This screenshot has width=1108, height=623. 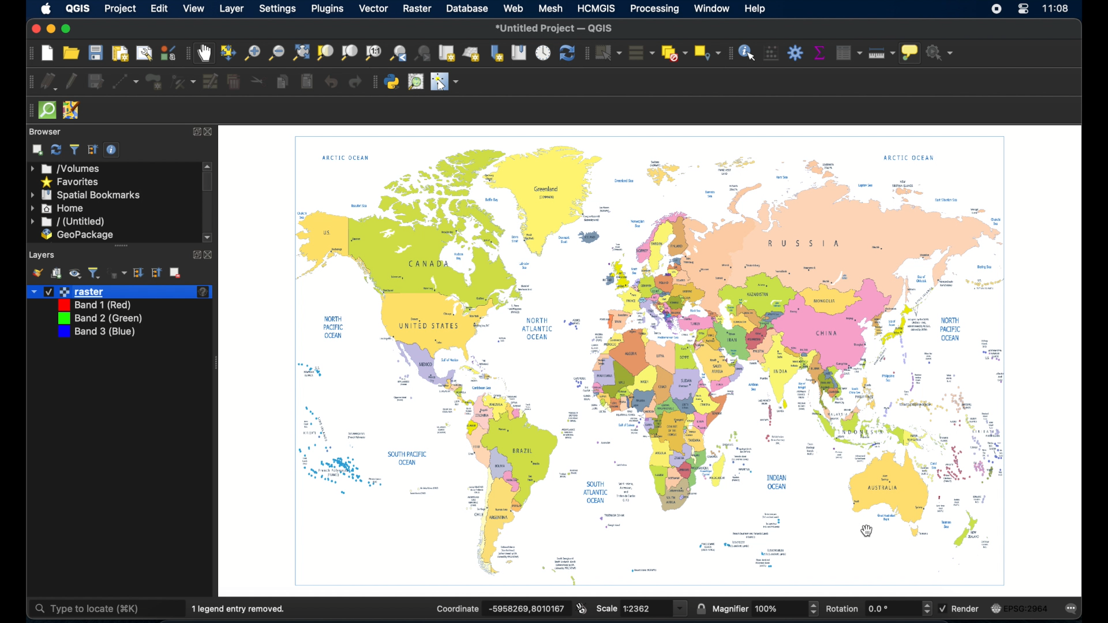 What do you see at coordinates (56, 150) in the screenshot?
I see `refresh` at bounding box center [56, 150].